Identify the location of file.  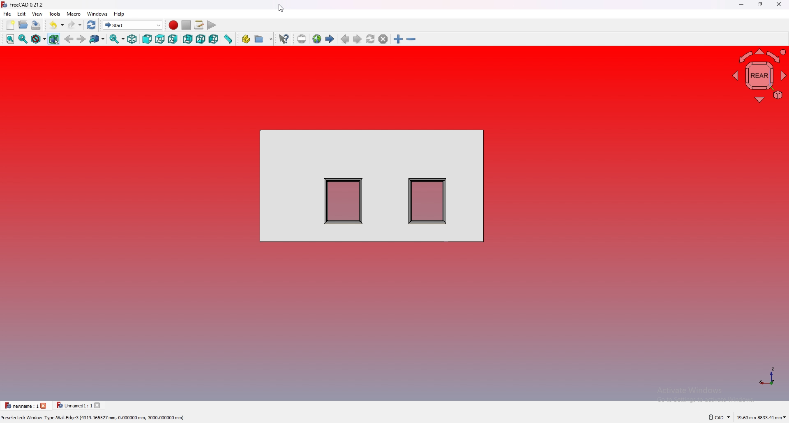
(7, 14).